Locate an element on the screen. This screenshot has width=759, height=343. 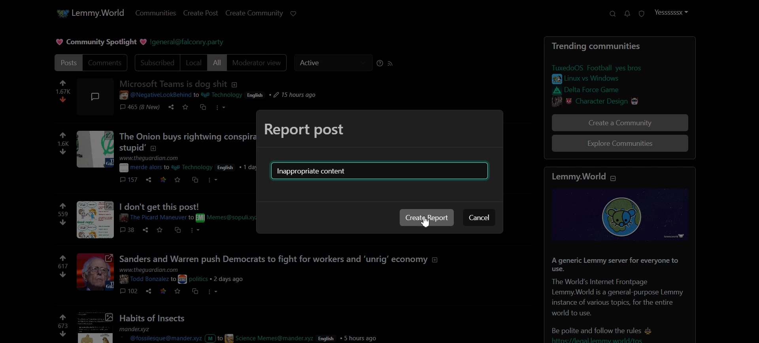
Text is located at coordinates (305, 131).